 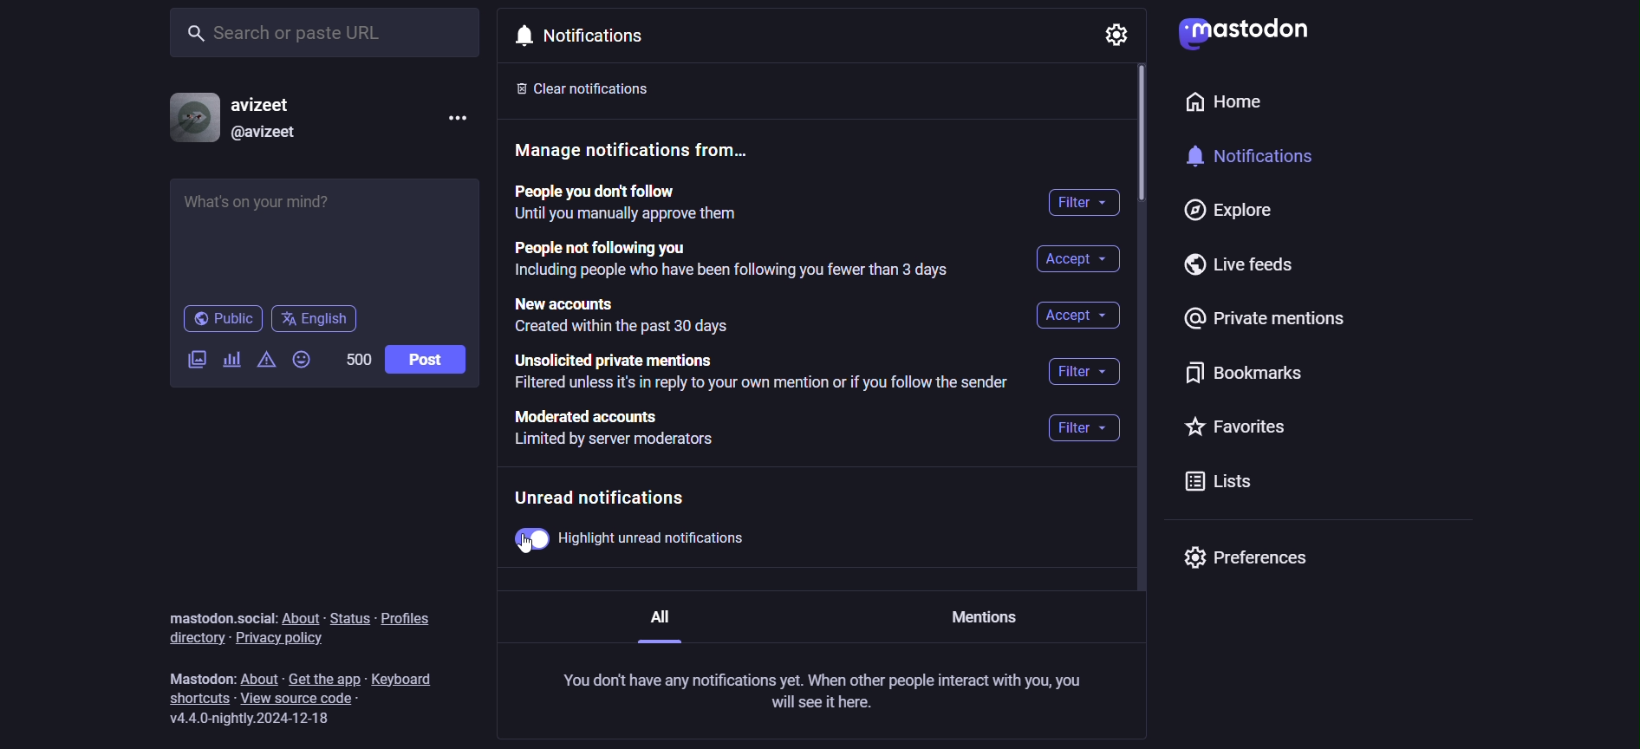 I want to click on notification, so click(x=1266, y=161).